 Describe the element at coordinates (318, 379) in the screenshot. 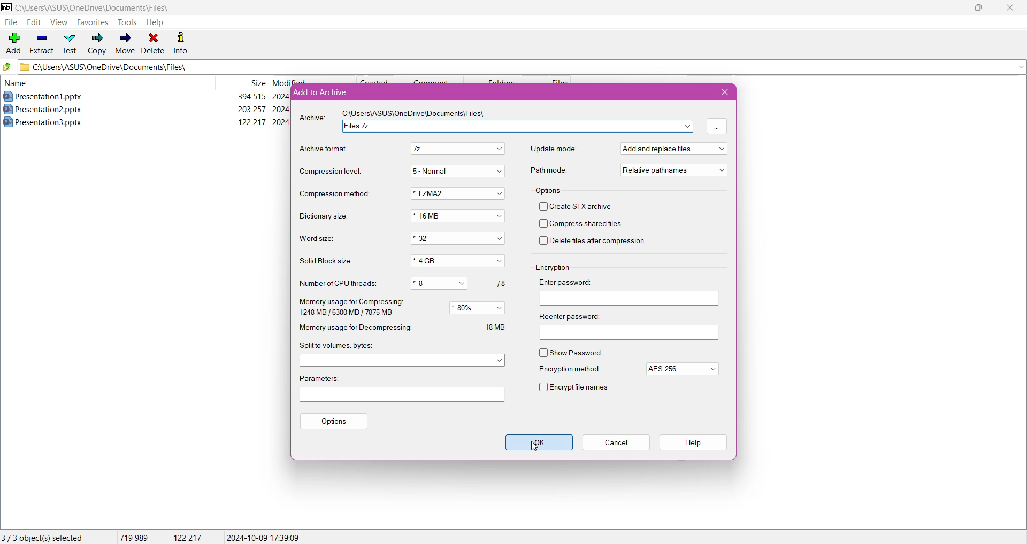

I see `Parameters` at that location.